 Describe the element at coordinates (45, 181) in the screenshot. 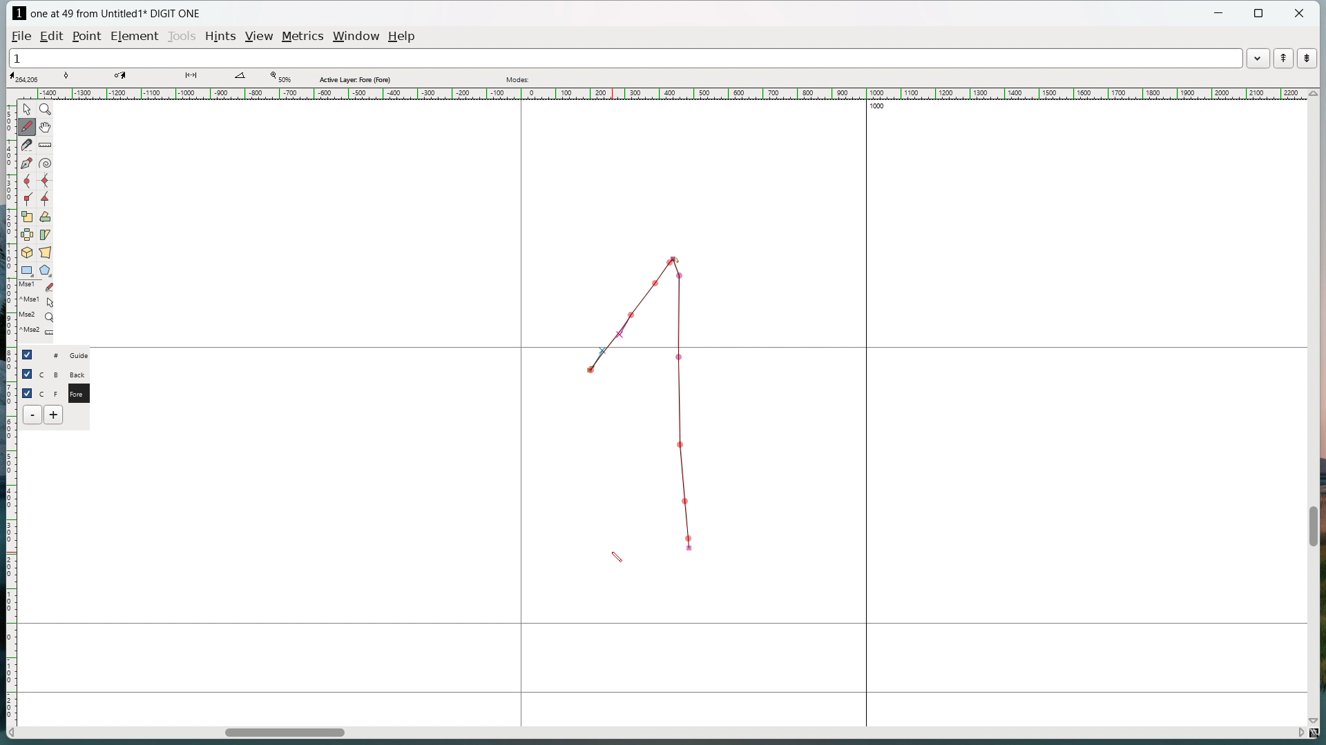

I see `add a curve point always either vertical or horizontal` at that location.